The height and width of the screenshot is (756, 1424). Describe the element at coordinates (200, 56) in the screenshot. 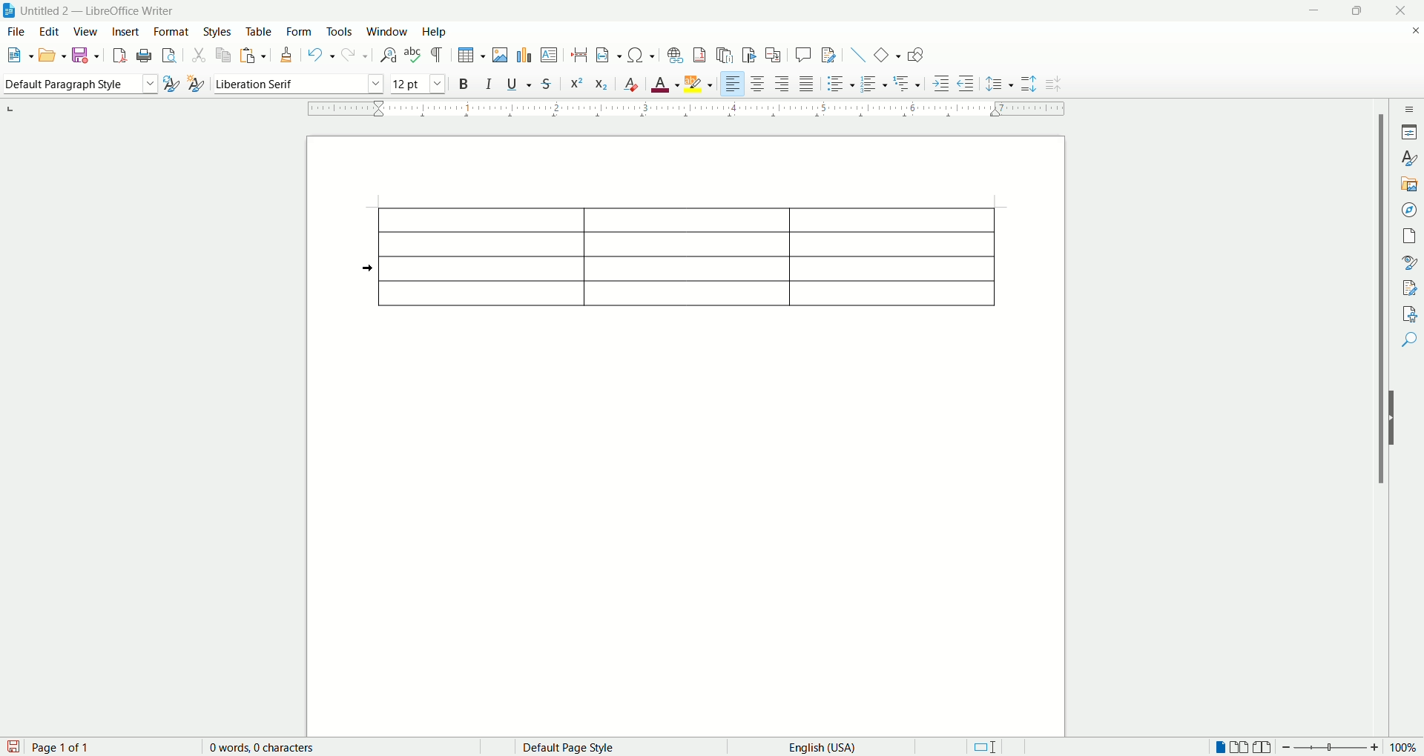

I see `cut` at that location.